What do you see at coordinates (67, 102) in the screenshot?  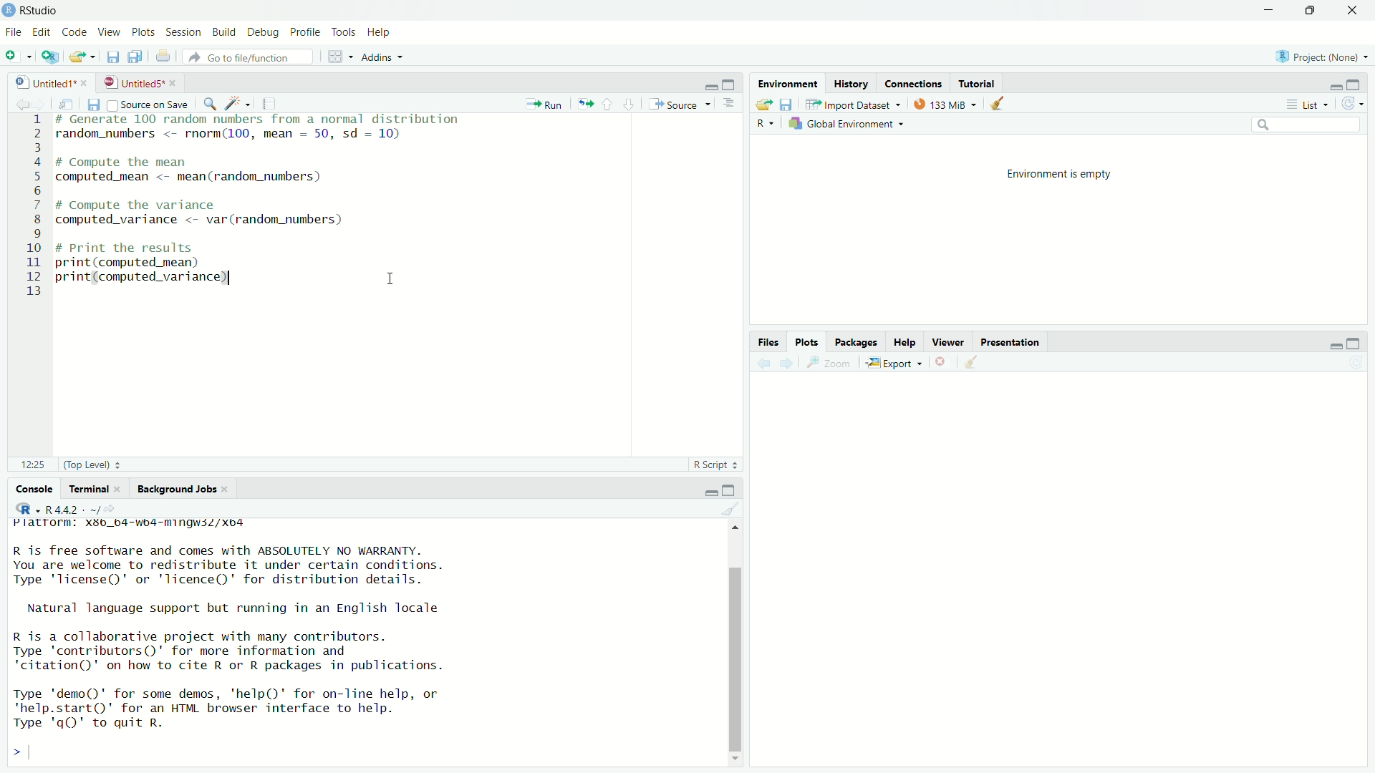 I see `show in new window` at bounding box center [67, 102].